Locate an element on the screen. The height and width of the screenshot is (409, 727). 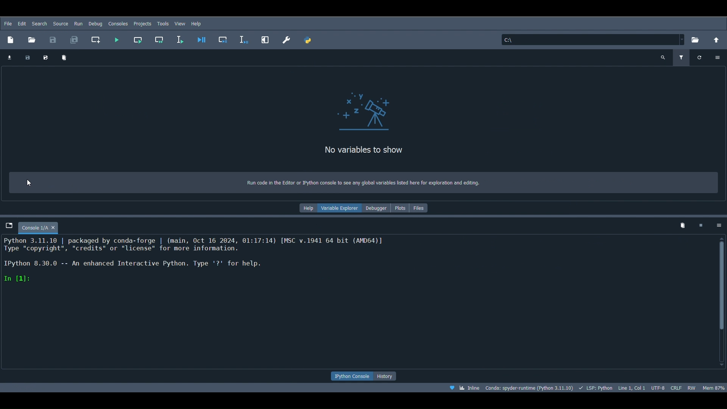
Remove all variables is located at coordinates (64, 59).